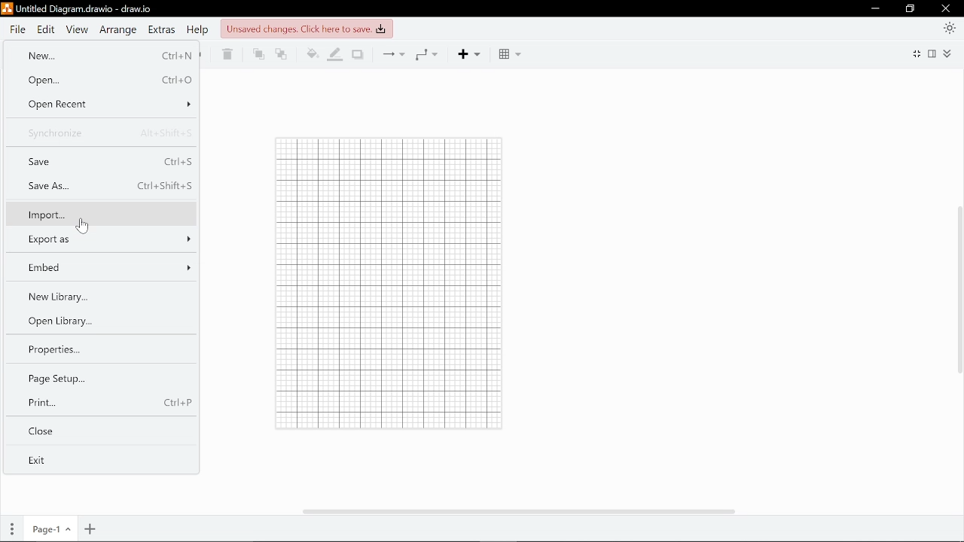 This screenshot has height=542, width=964. Describe the element at coordinates (47, 530) in the screenshot. I see `Current page` at that location.